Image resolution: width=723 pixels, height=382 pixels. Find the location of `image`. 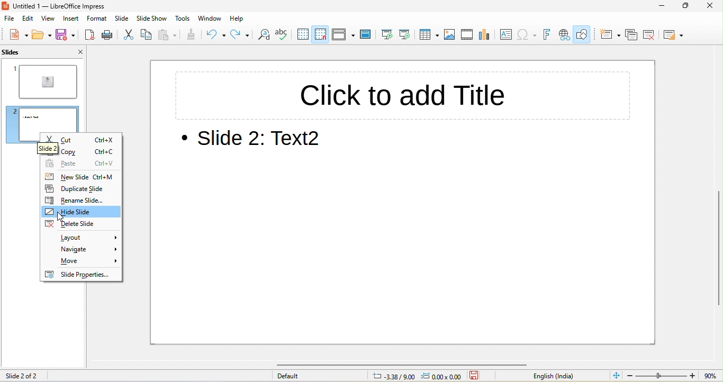

image is located at coordinates (451, 34).